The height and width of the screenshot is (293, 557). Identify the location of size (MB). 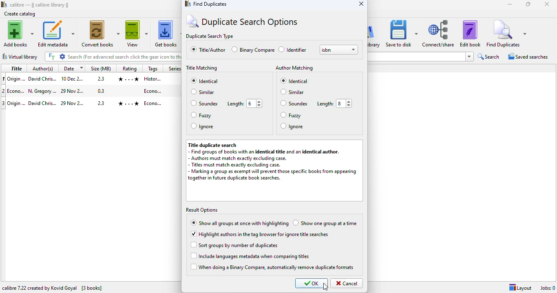
(101, 68).